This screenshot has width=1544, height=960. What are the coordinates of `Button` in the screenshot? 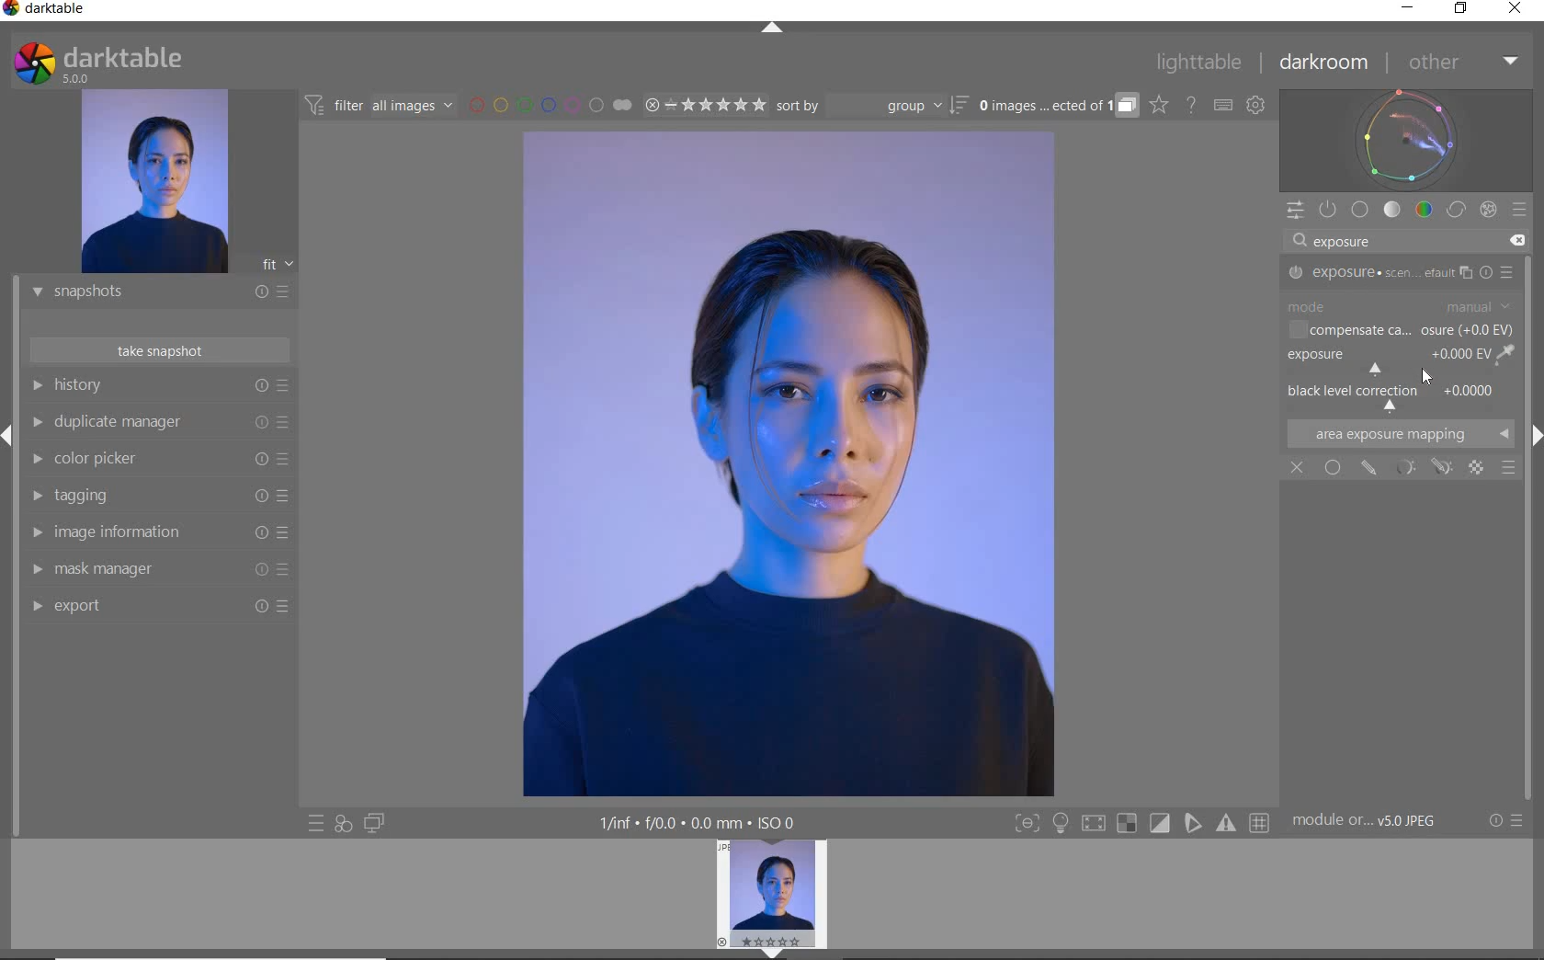 It's located at (1228, 823).